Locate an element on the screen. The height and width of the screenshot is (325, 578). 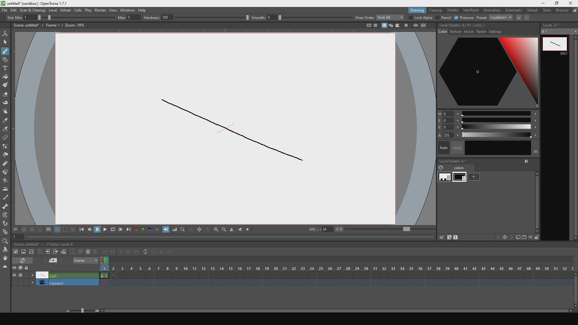
lock is located at coordinates (30, 267).